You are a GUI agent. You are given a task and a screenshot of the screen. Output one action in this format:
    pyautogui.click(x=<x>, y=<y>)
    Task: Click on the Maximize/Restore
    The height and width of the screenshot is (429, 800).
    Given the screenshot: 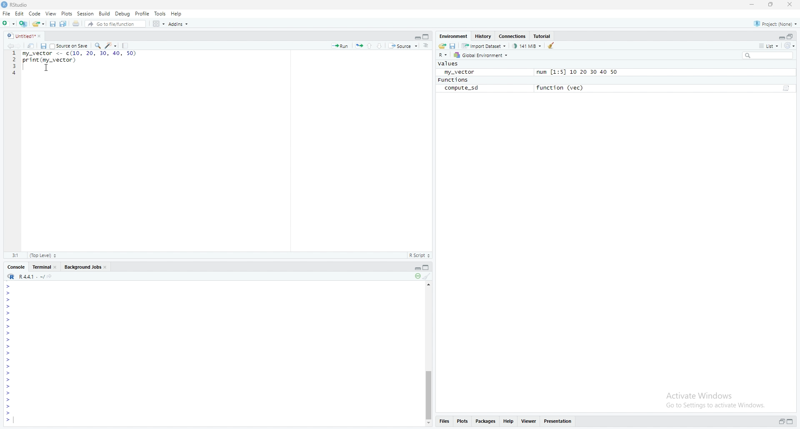 What is the action you would take?
    pyautogui.click(x=791, y=36)
    